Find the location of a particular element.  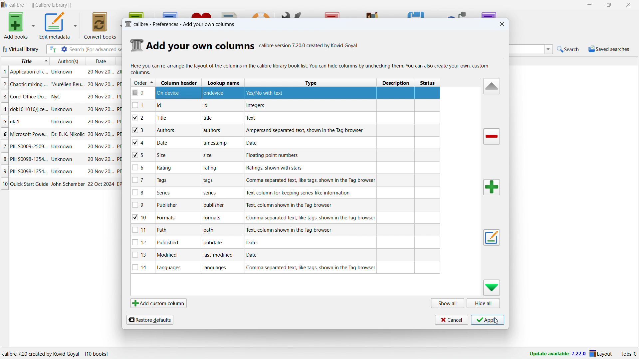

Text column for keeping series-like information is located at coordinates (298, 192).